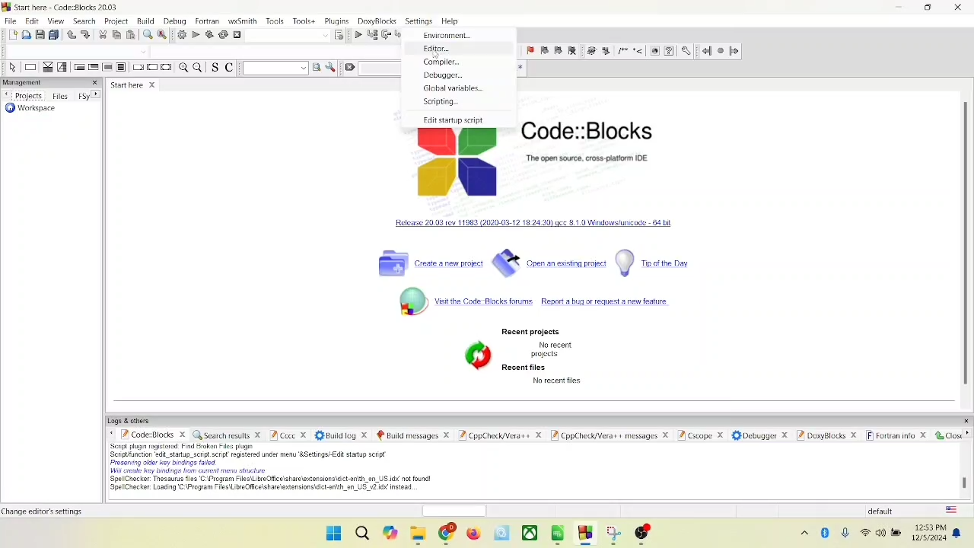 The image size is (974, 548). I want to click on projects, so click(23, 95).